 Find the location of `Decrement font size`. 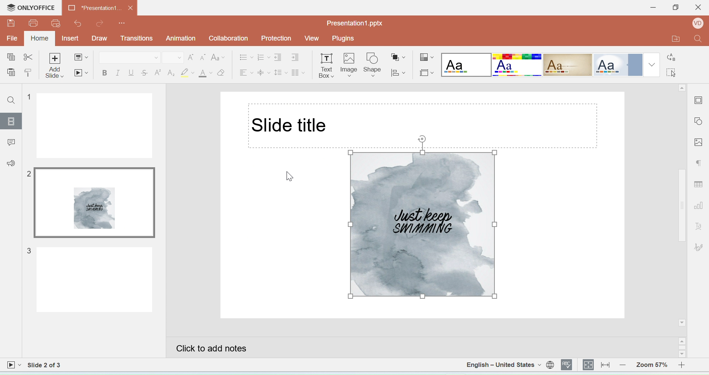

Decrement font size is located at coordinates (203, 58).